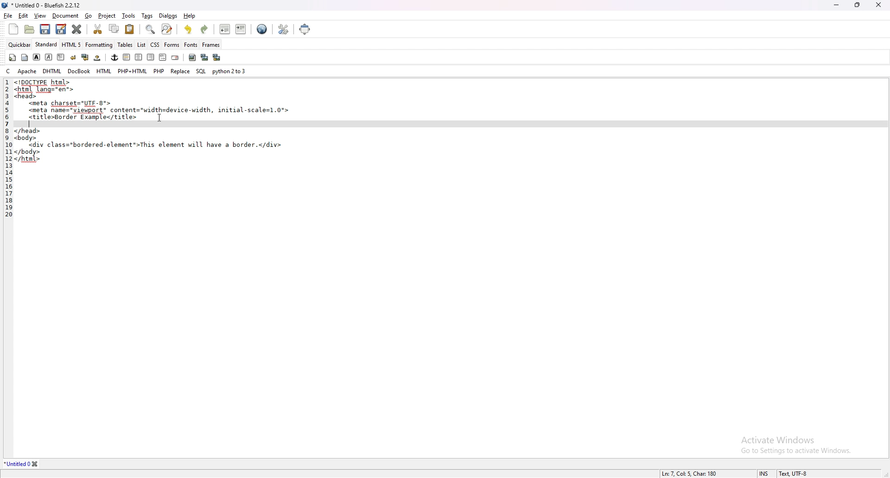  Describe the element at coordinates (792, 441) in the screenshot. I see `Activate Windows
Go to Settings to activate Windows.` at that location.